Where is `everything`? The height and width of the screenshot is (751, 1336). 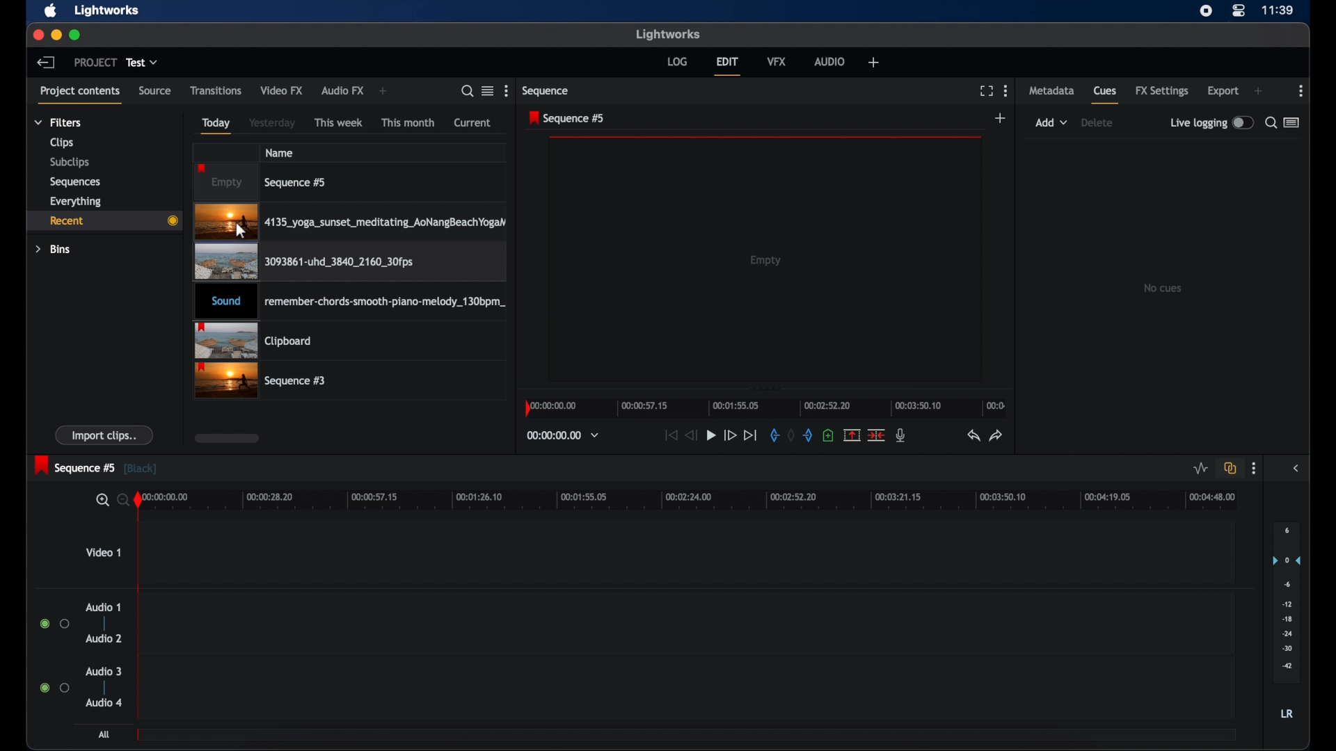
everything is located at coordinates (76, 202).